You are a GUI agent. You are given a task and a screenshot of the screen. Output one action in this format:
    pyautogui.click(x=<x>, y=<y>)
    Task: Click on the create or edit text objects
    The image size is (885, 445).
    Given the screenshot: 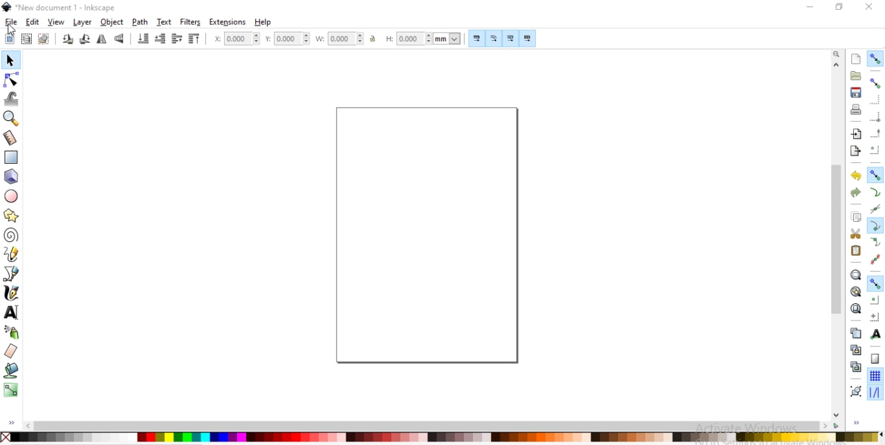 What is the action you would take?
    pyautogui.click(x=12, y=312)
    